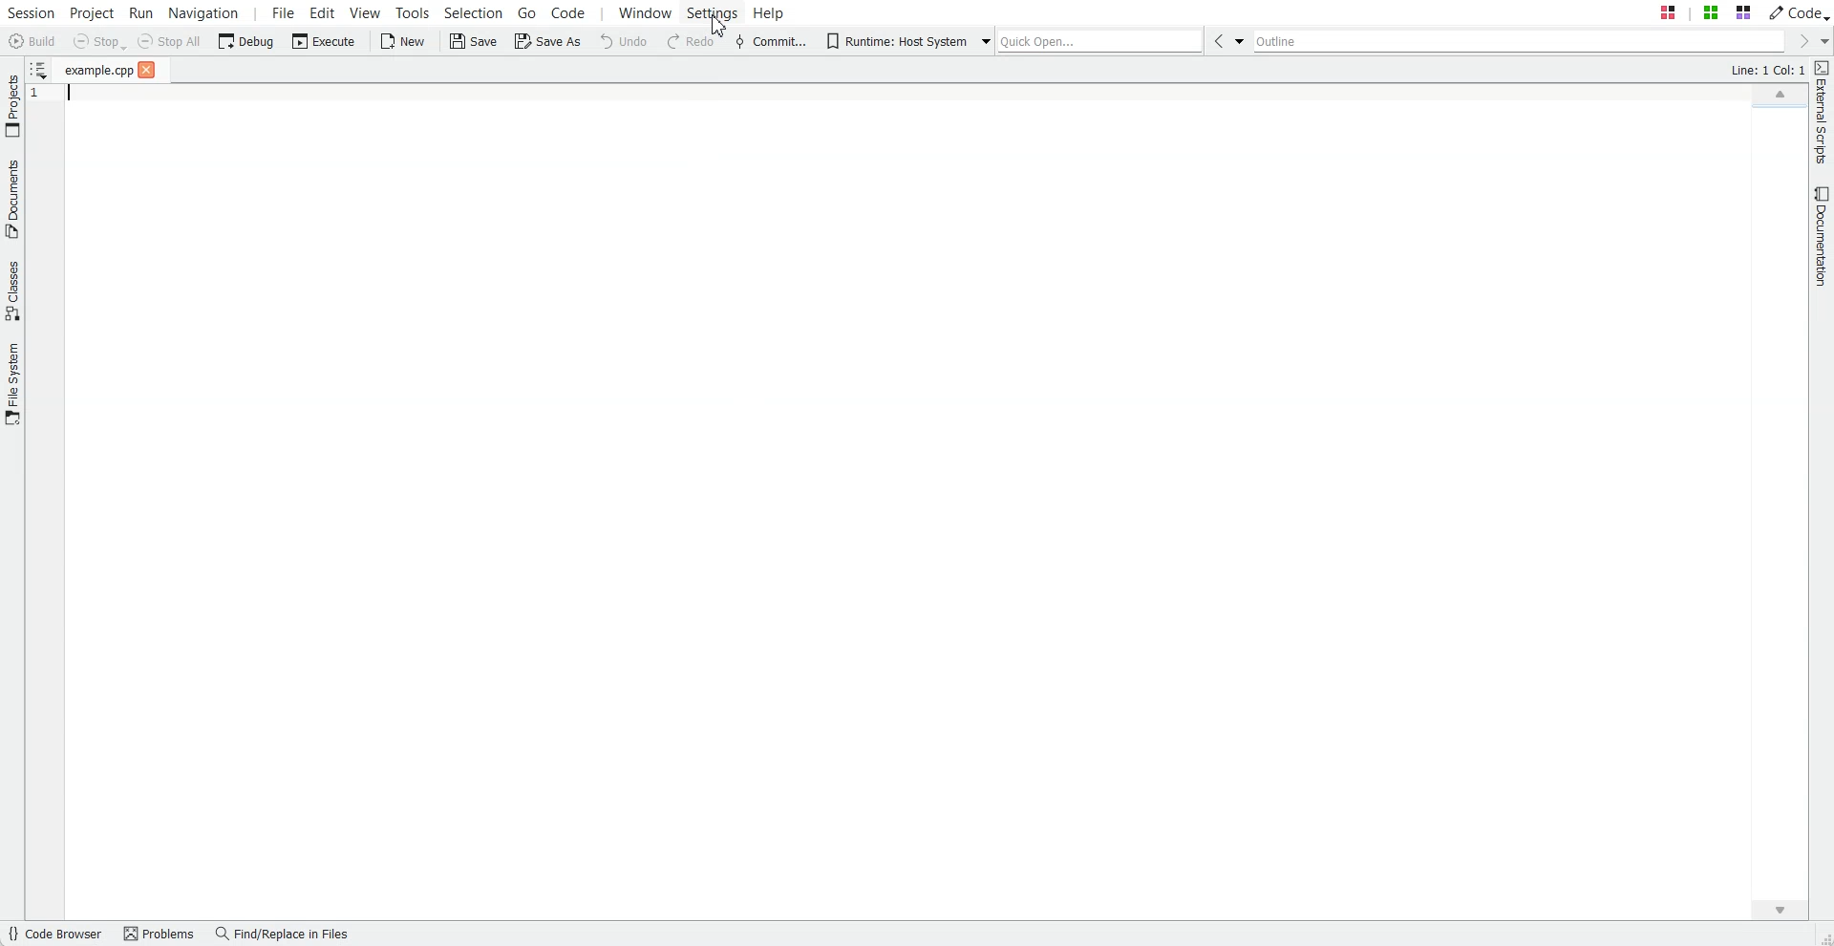  What do you see at coordinates (717, 26) in the screenshot?
I see `Cursor` at bounding box center [717, 26].